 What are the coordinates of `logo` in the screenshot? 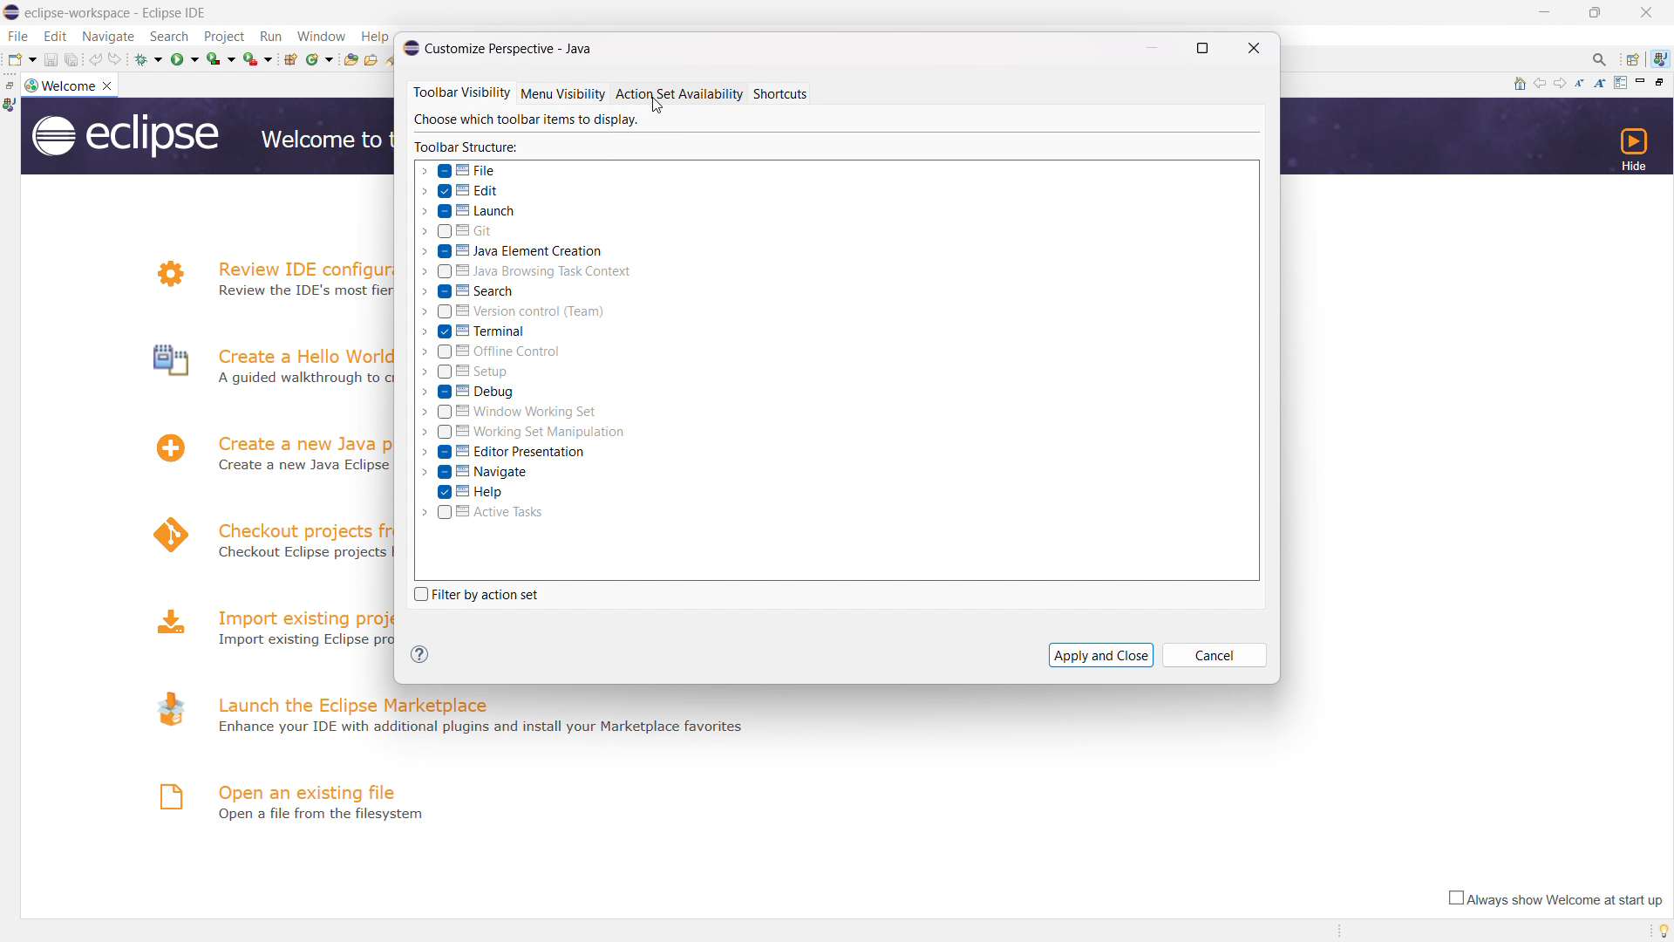 It's located at (124, 136).